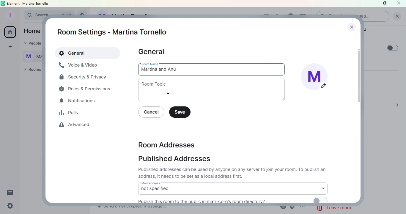  Describe the element at coordinates (393, 48) in the screenshot. I see `Toggle` at that location.